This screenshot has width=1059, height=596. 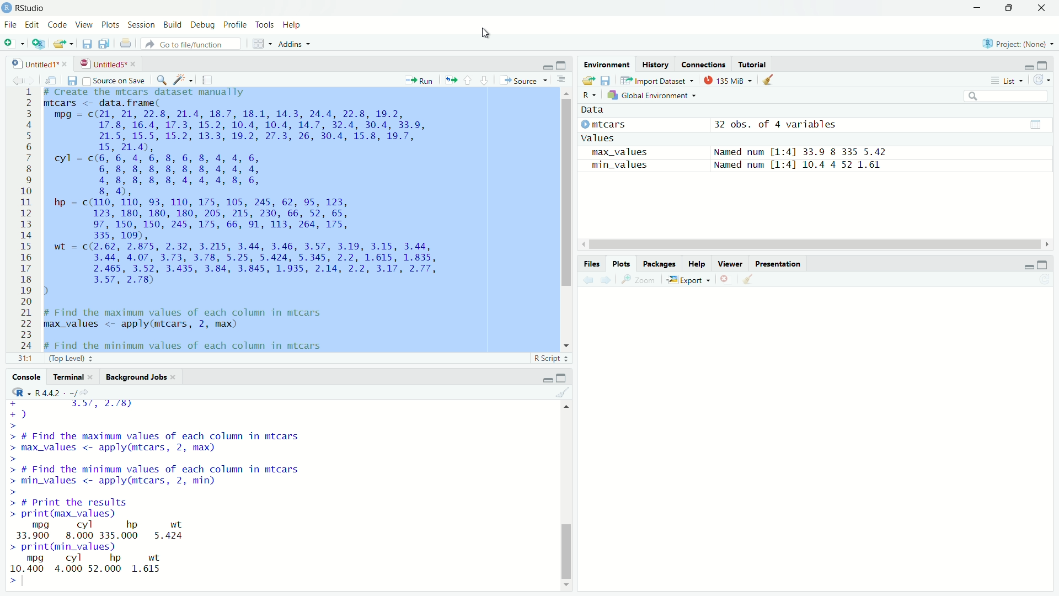 What do you see at coordinates (1044, 65) in the screenshot?
I see `maximise` at bounding box center [1044, 65].